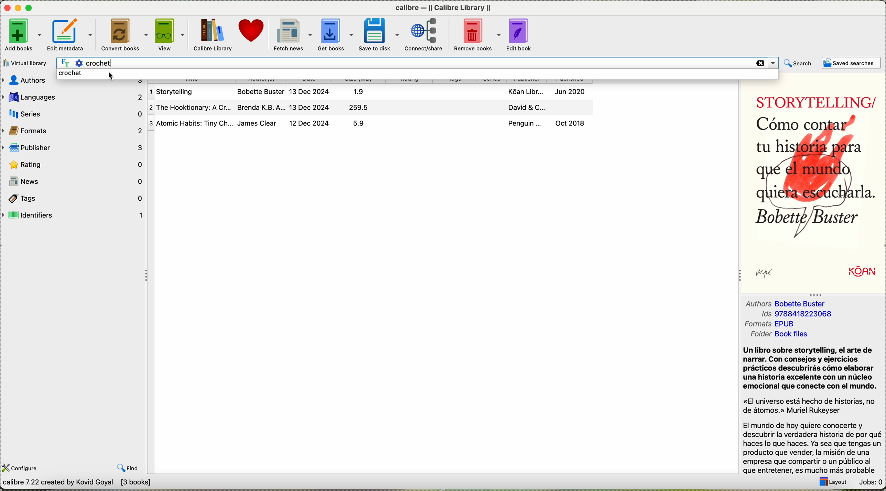 The image size is (886, 491). I want to click on Oct 2018, so click(577, 123).